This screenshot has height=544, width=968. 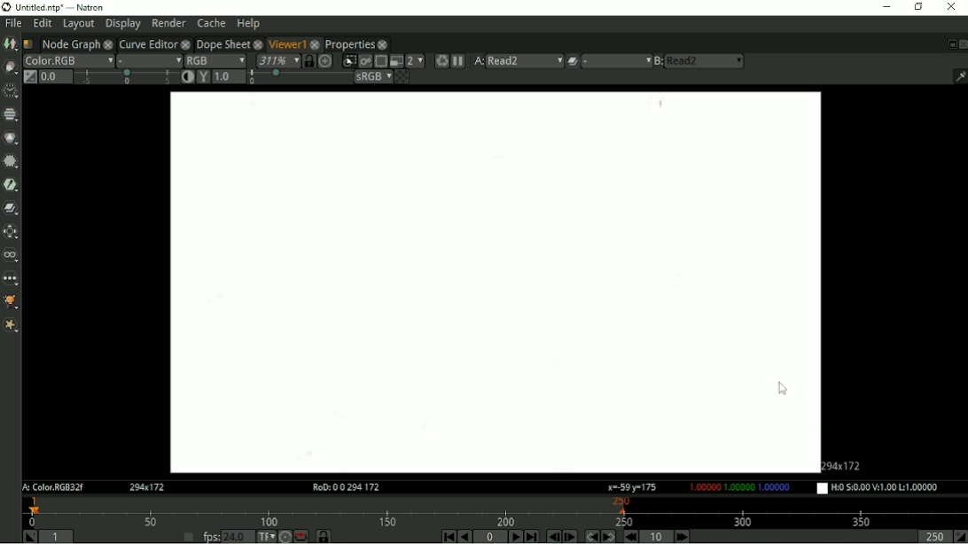 I want to click on B, so click(x=658, y=61).